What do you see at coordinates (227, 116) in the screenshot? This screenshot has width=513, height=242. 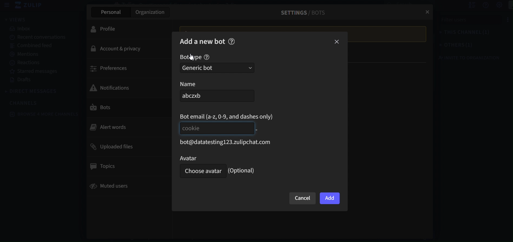 I see `bot email(a-z,0-9, and dashes only)` at bounding box center [227, 116].